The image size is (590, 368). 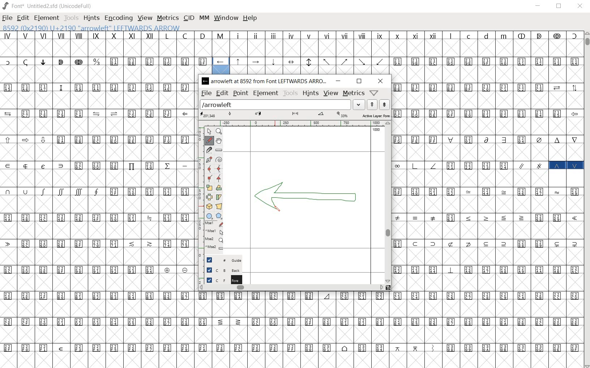 I want to click on scroll by hand, so click(x=219, y=141).